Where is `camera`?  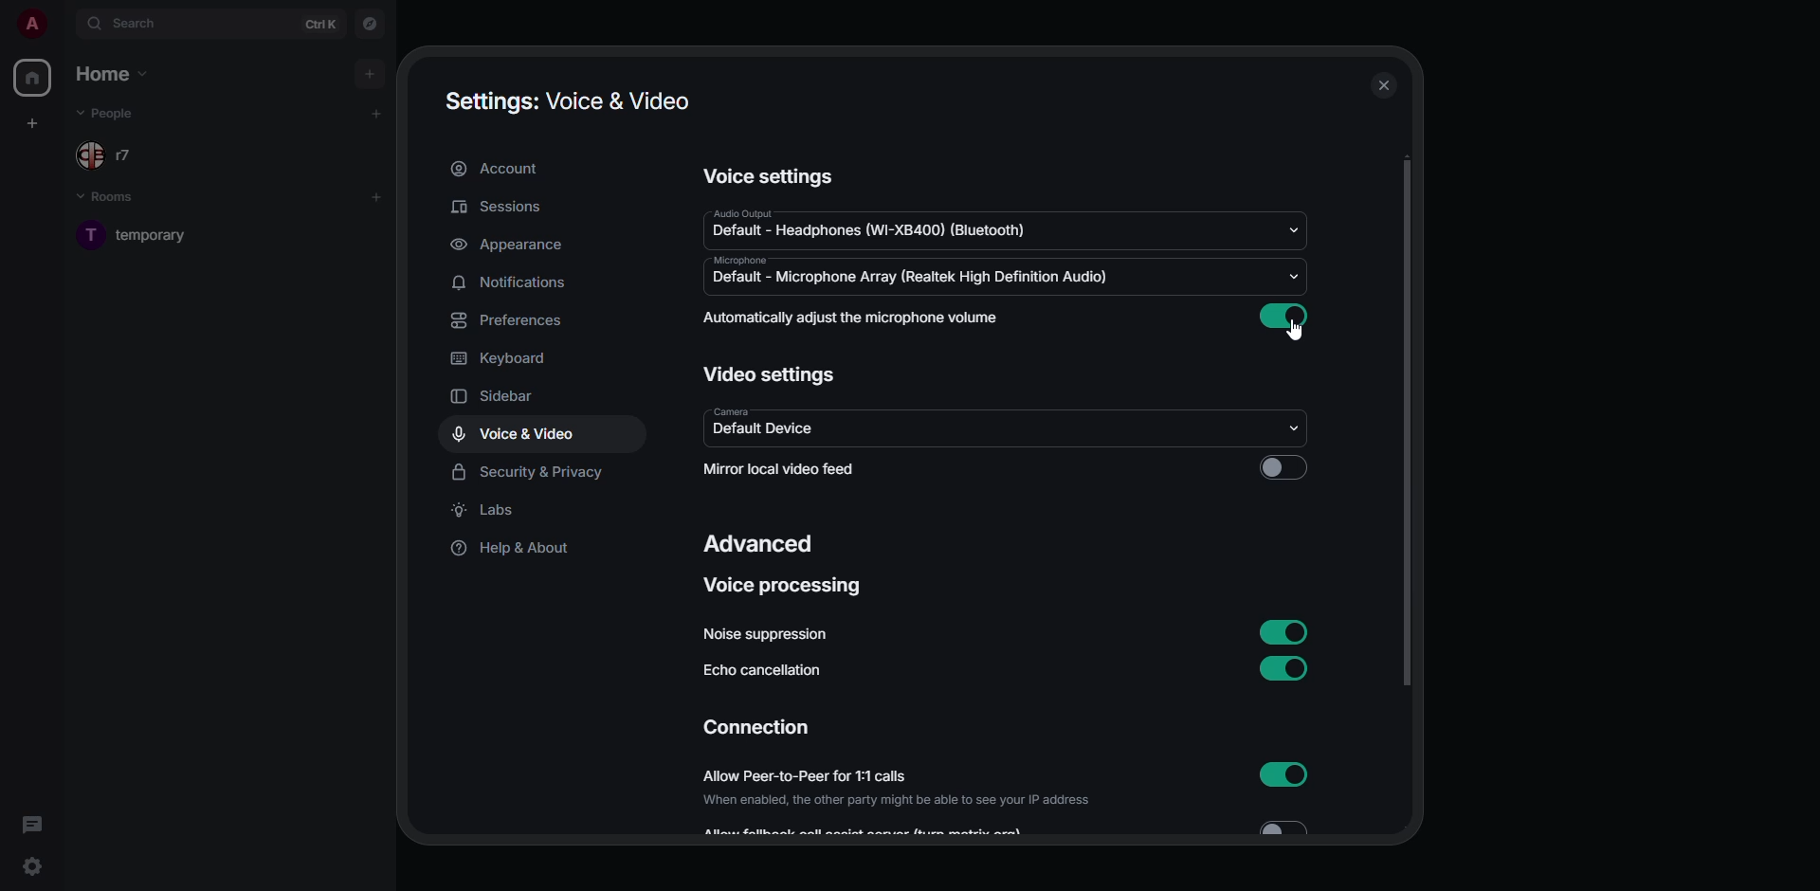 camera is located at coordinates (769, 425).